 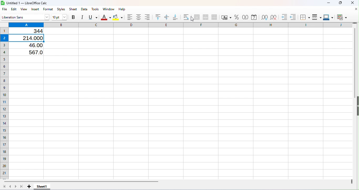 I want to click on Format as currency, so click(x=225, y=17).